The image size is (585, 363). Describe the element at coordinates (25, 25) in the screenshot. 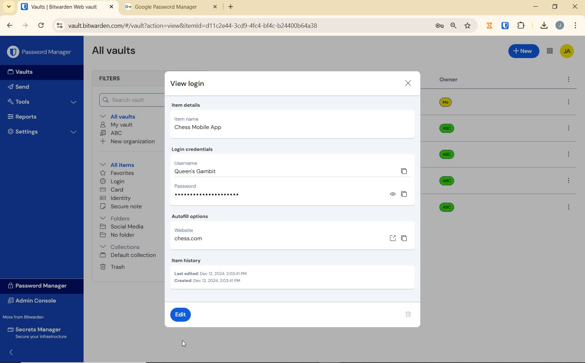

I see `forward` at that location.